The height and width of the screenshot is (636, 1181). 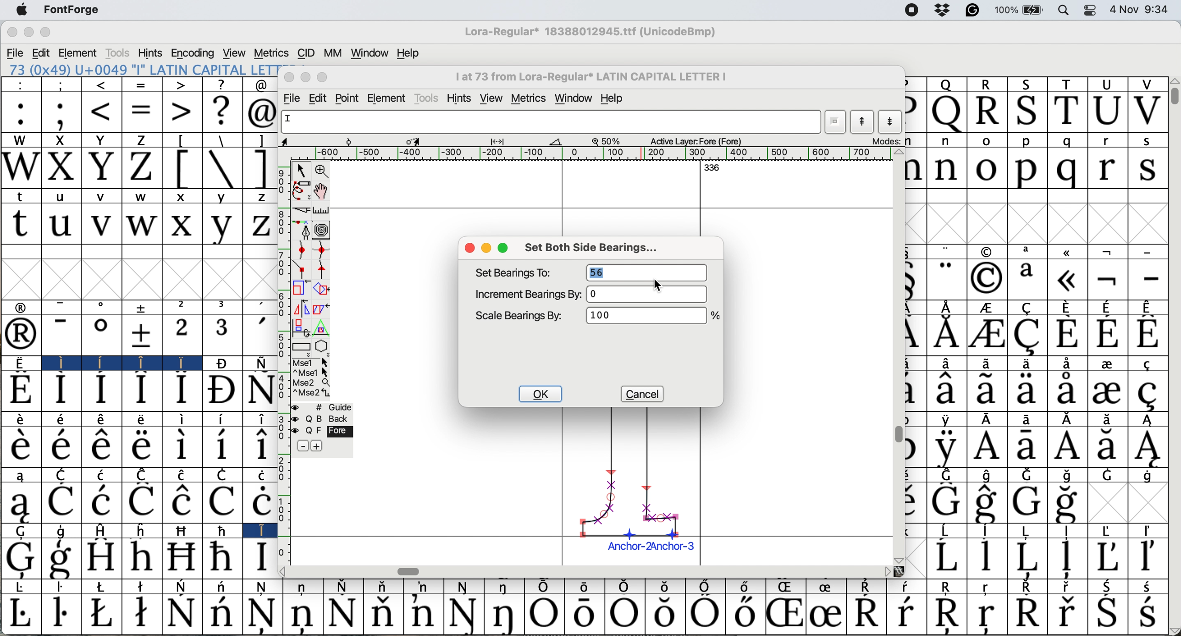 I want to click on Symbol, so click(x=624, y=587).